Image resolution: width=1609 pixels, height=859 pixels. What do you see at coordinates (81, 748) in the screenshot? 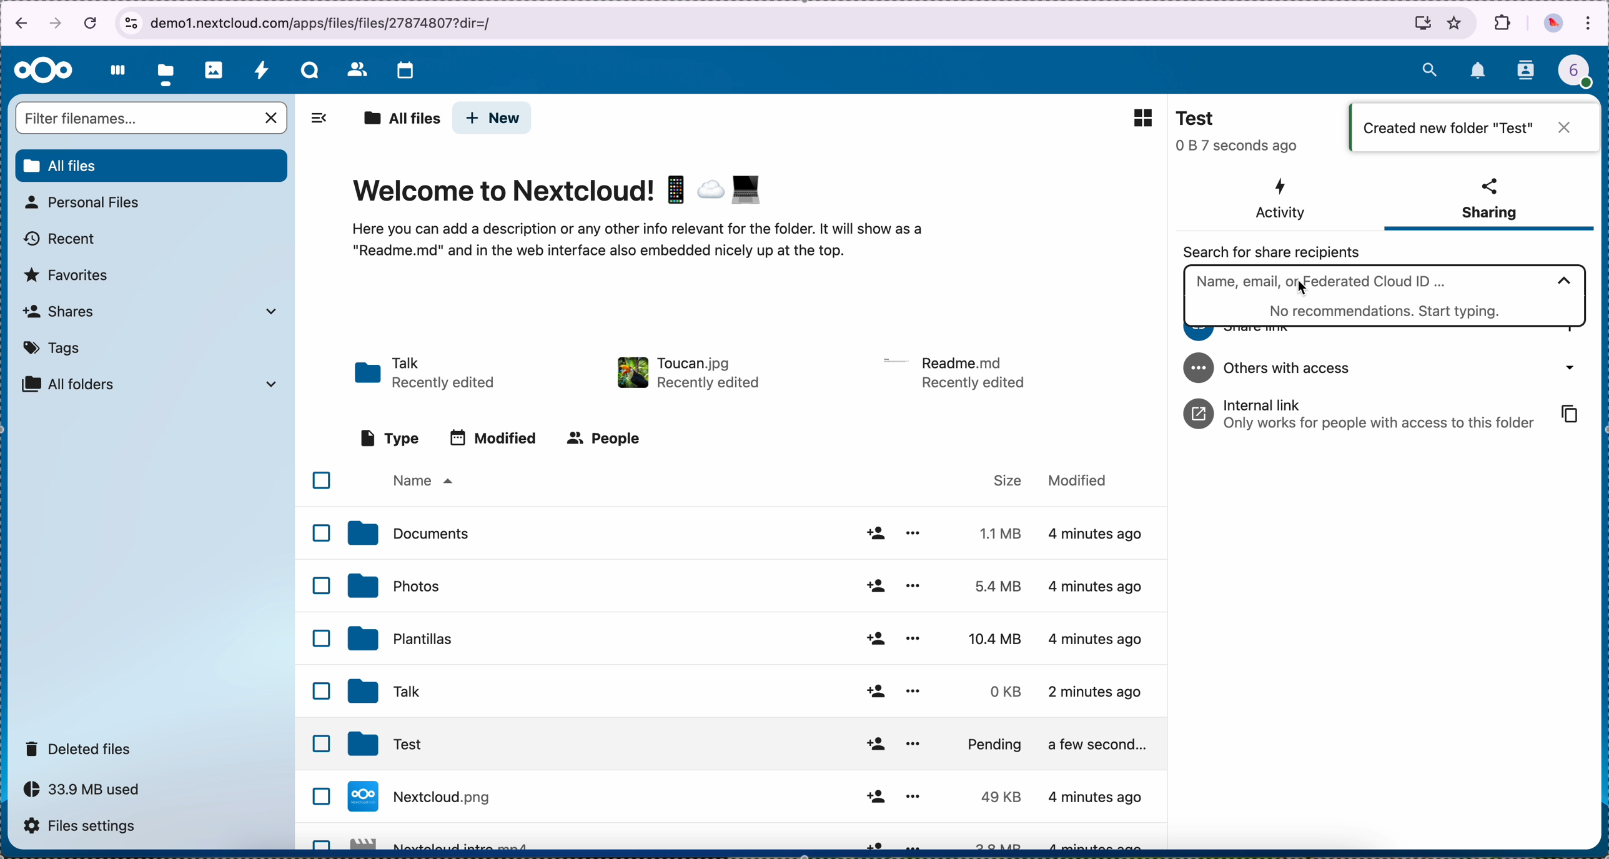
I see `deleted files` at bounding box center [81, 748].